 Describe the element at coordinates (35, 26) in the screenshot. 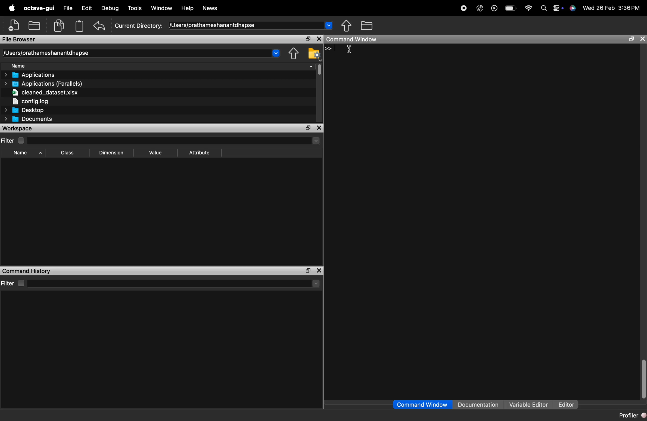

I see `open an existing file in an editor` at that location.